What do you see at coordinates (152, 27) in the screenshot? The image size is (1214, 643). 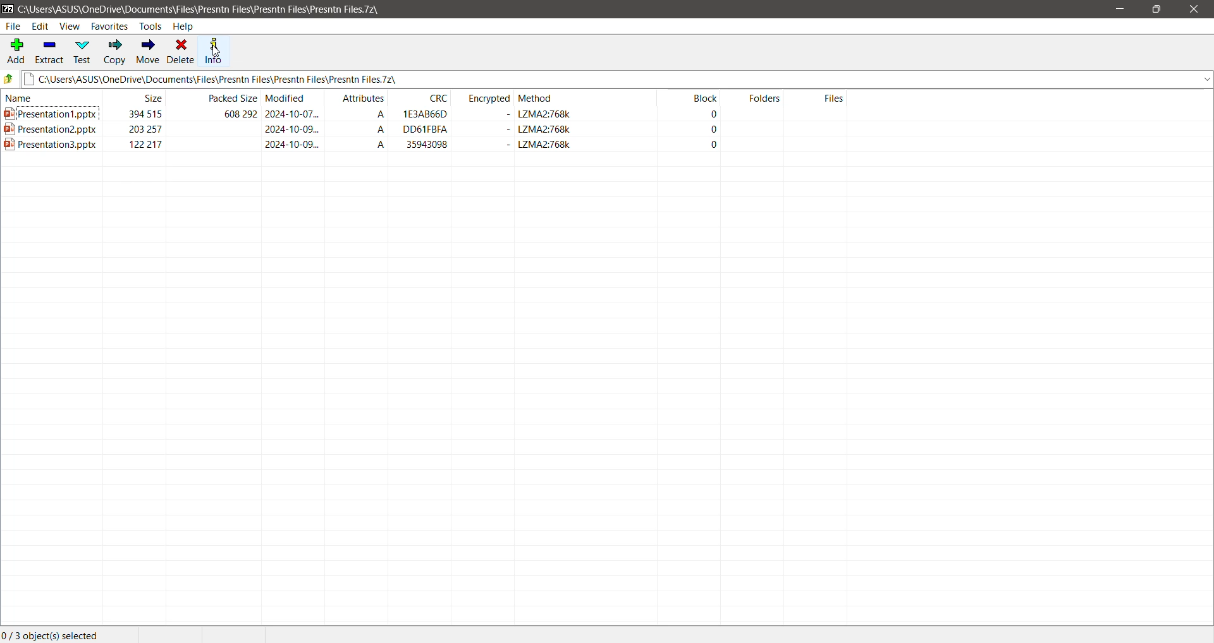 I see `Tools` at bounding box center [152, 27].